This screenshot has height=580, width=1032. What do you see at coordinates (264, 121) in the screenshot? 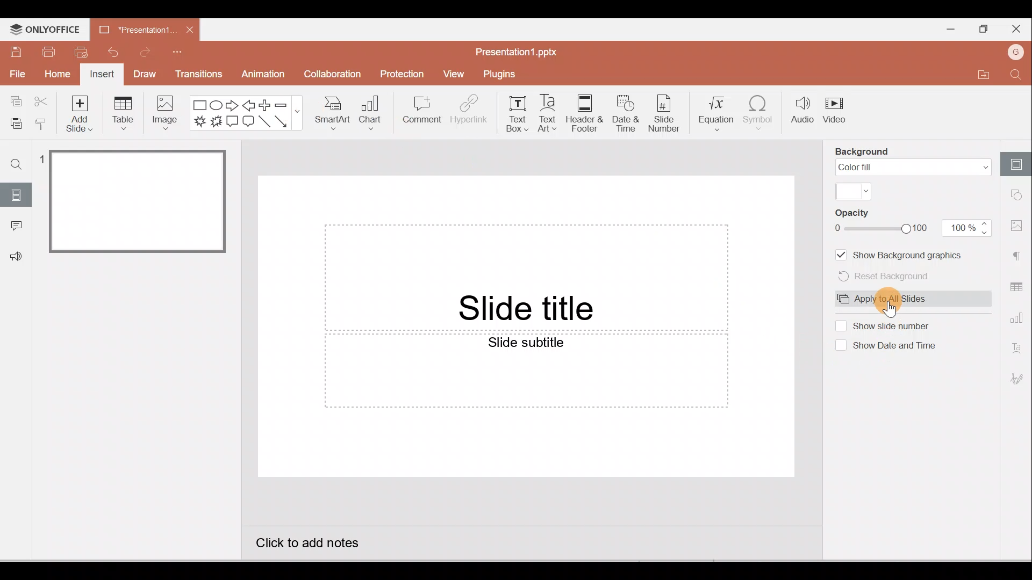
I see `Line` at bounding box center [264, 121].